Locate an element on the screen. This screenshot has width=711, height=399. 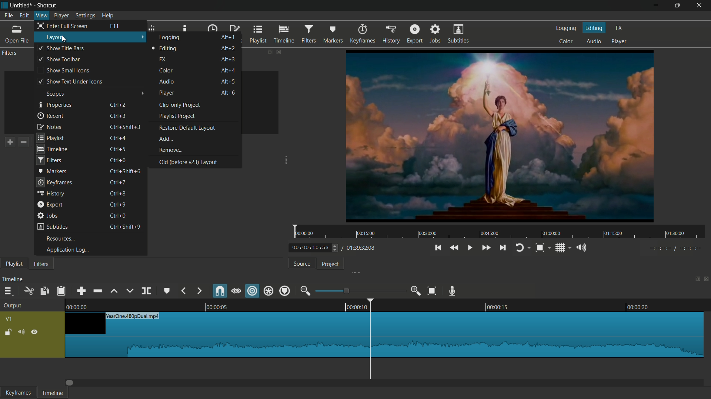
view menu is located at coordinates (42, 16).